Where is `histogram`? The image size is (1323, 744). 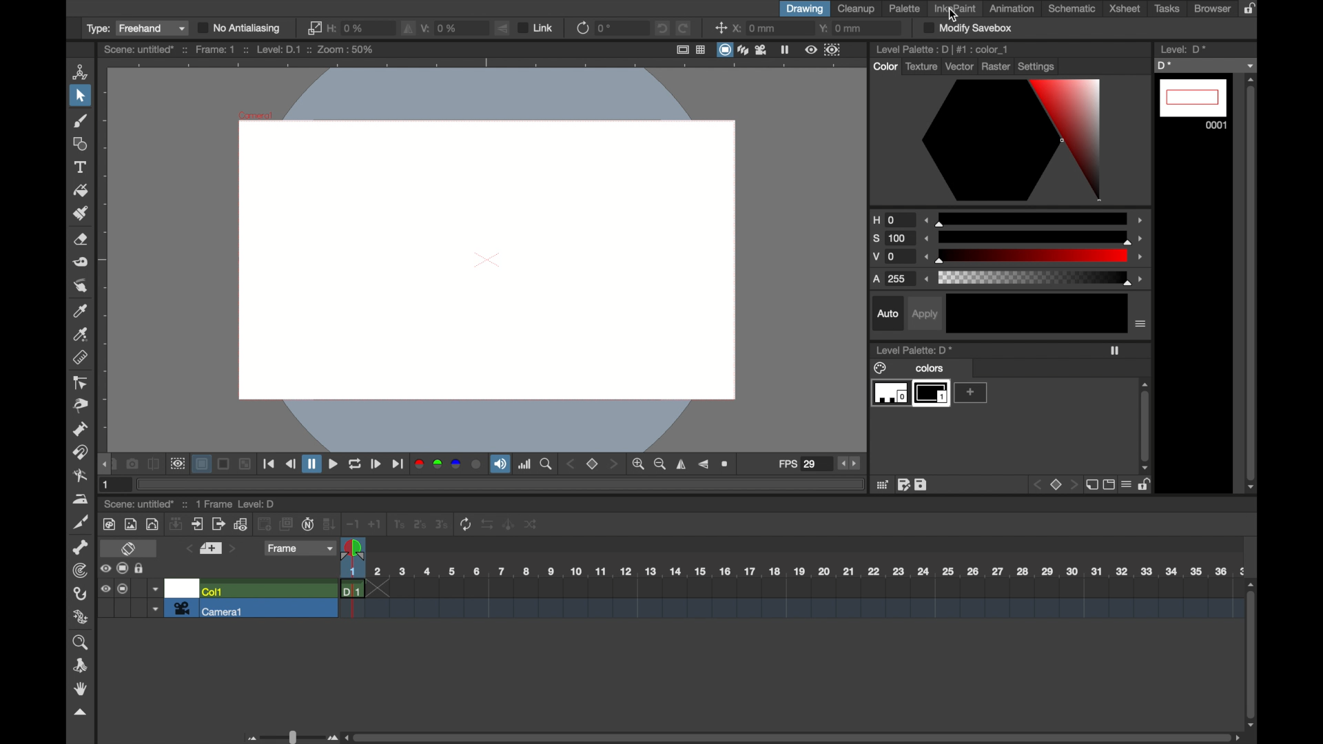 histogram is located at coordinates (526, 464).